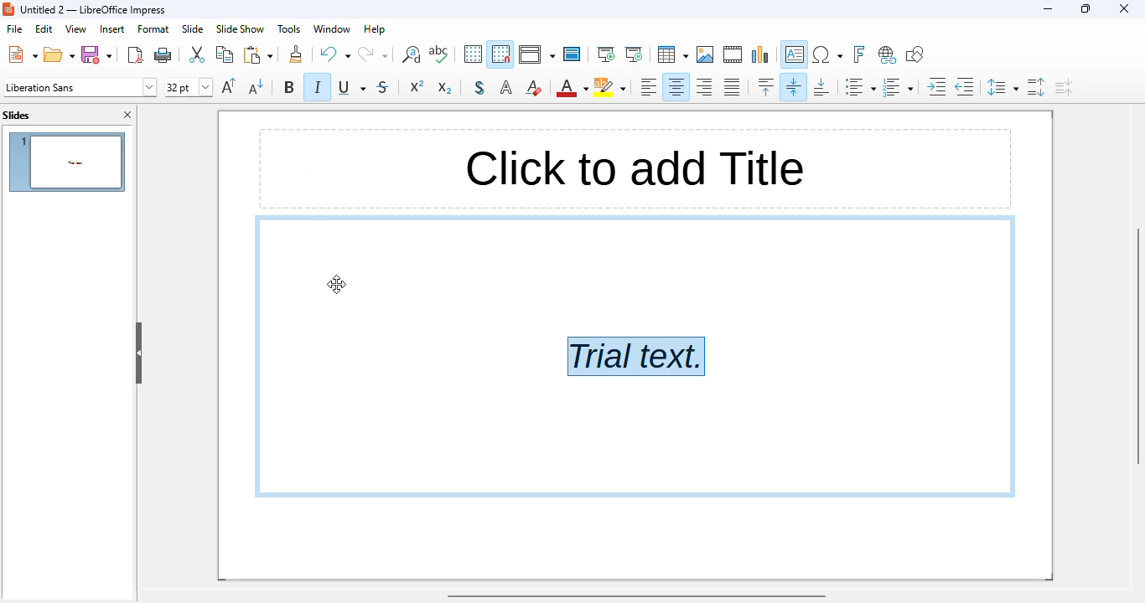 The width and height of the screenshot is (1145, 603). What do you see at coordinates (188, 87) in the screenshot?
I see `font size` at bounding box center [188, 87].